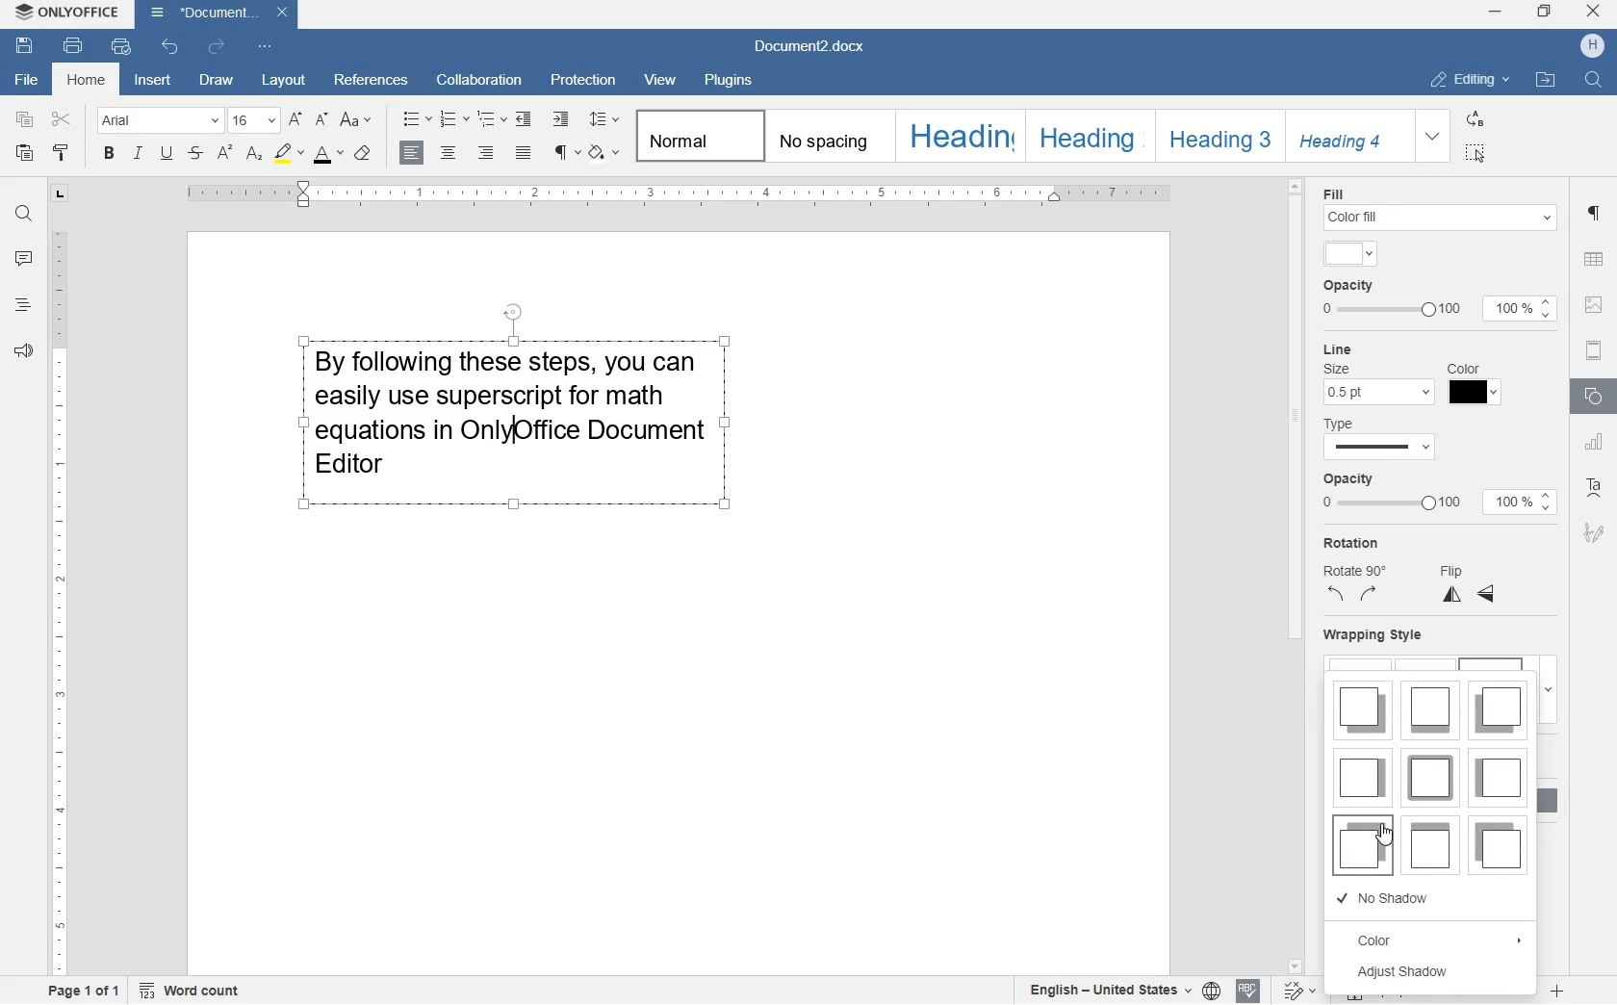 This screenshot has width=1617, height=1005. What do you see at coordinates (1390, 300) in the screenshot?
I see `opacity` at bounding box center [1390, 300].